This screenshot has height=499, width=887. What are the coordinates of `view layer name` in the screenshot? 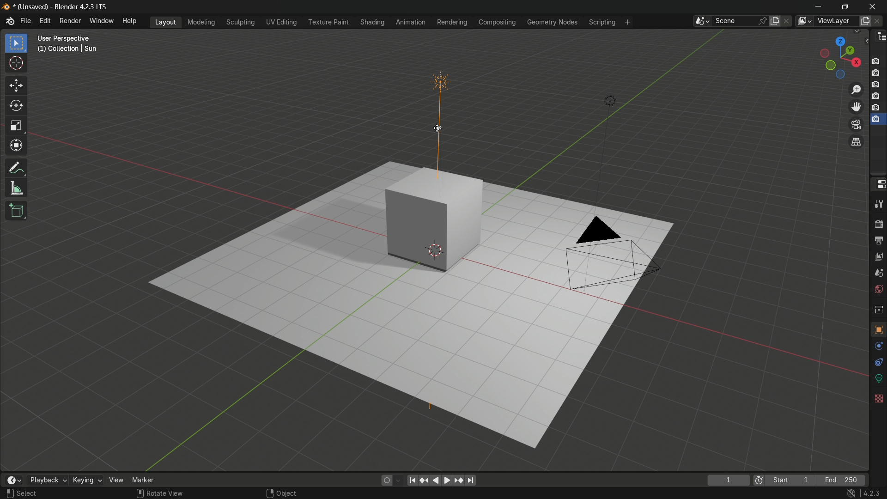 It's located at (836, 21).